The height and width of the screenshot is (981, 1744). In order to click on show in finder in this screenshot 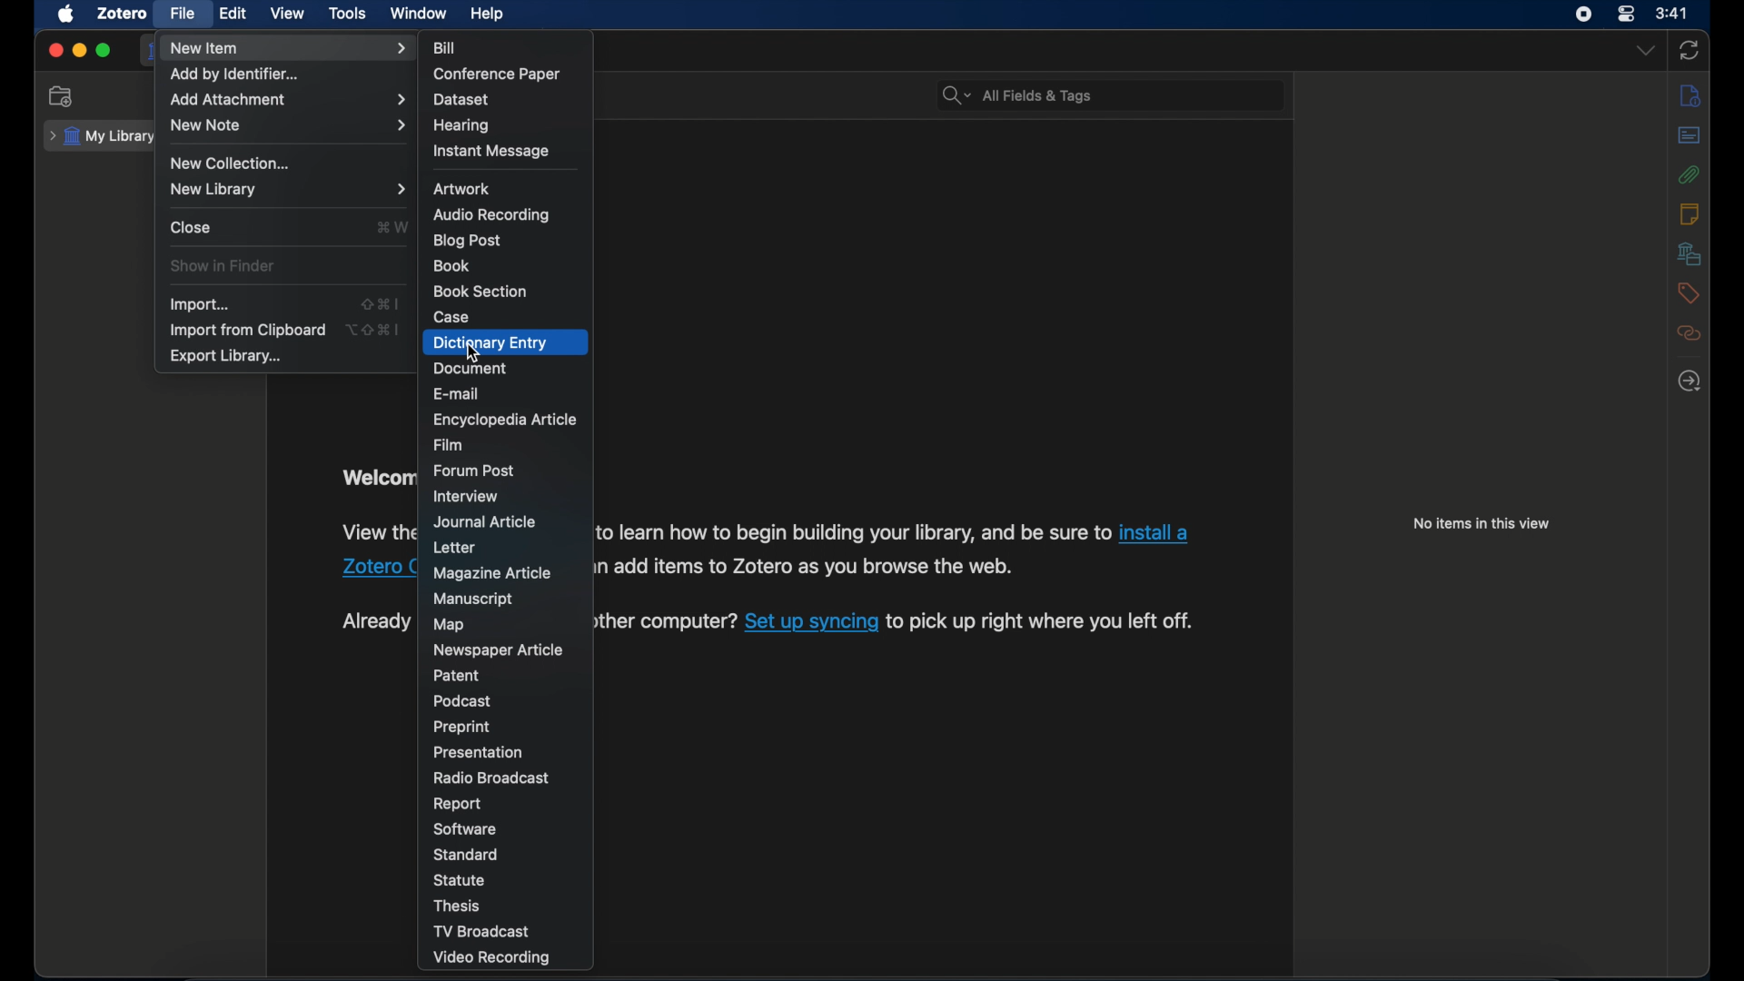, I will do `click(224, 266)`.